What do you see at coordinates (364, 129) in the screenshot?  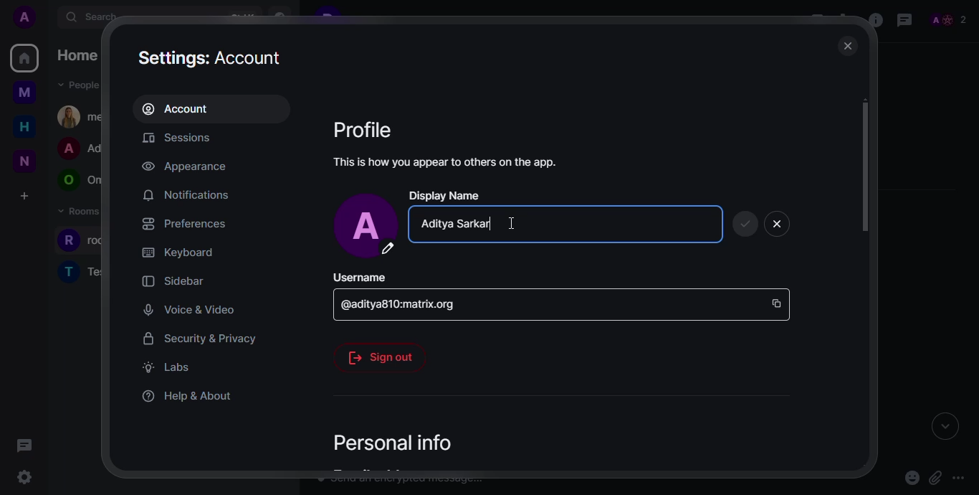 I see `profile` at bounding box center [364, 129].